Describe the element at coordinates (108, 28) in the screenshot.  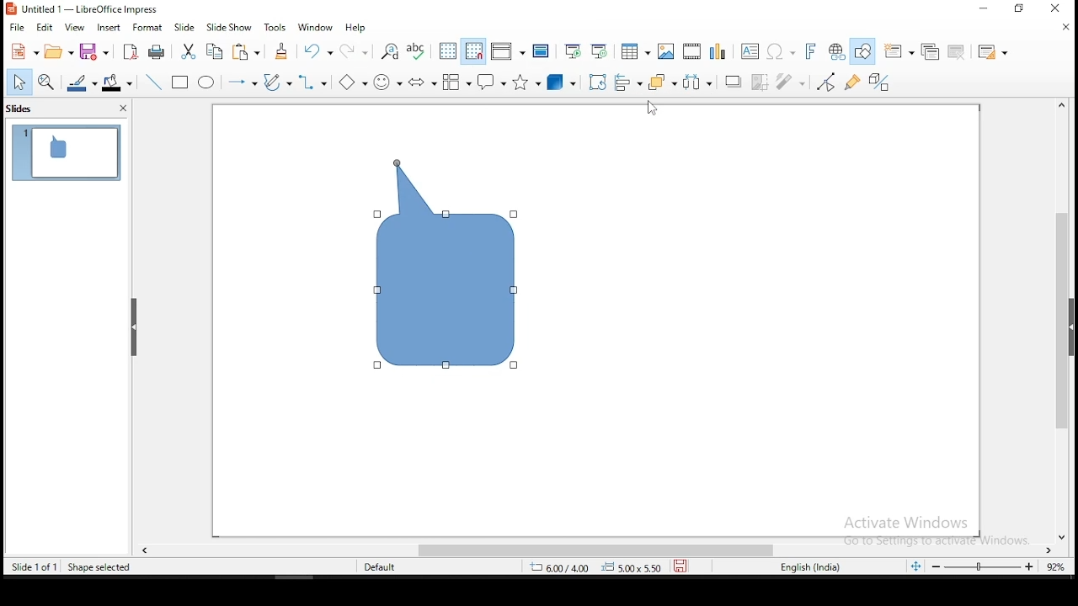
I see `insert` at that location.